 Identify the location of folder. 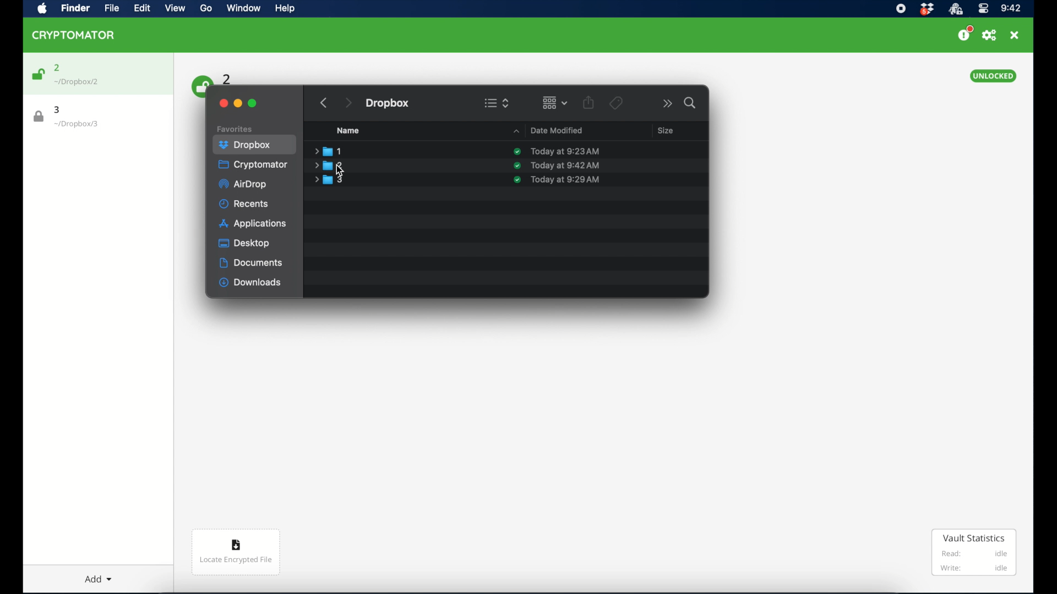
(329, 166).